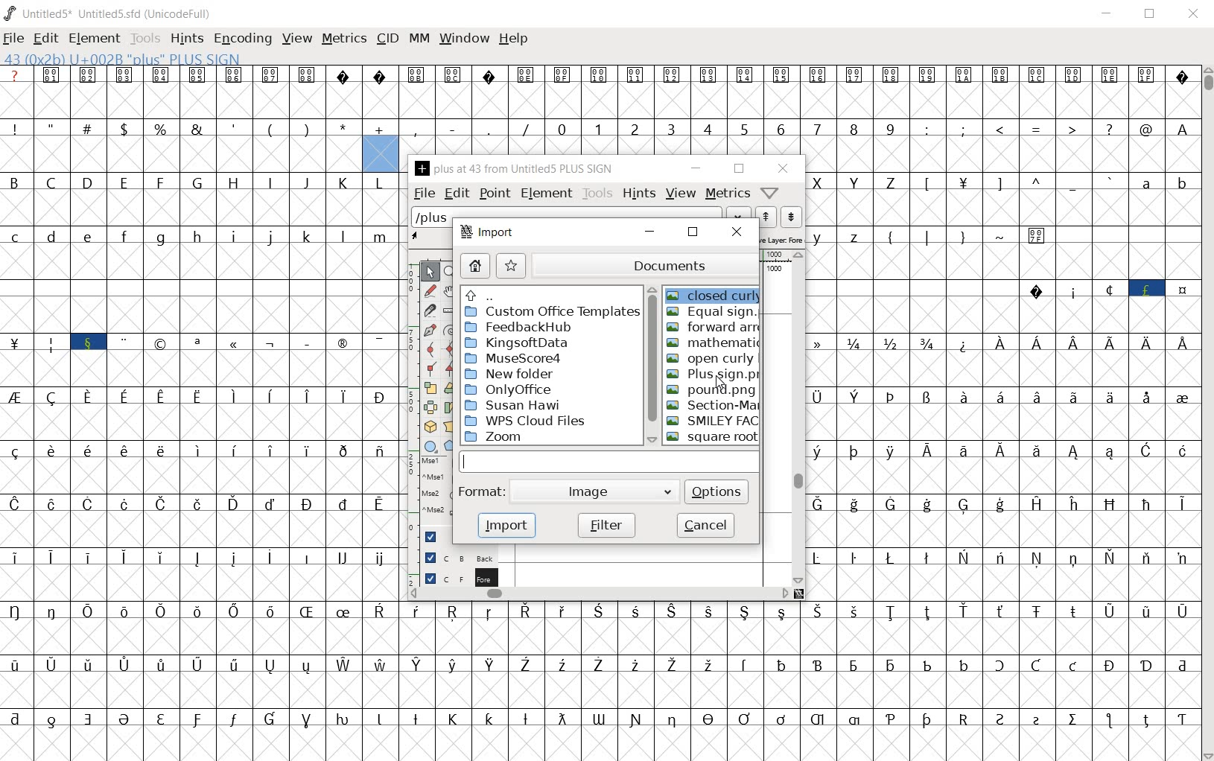 The height and width of the screenshot is (761, 1214). What do you see at coordinates (913, 308) in the screenshot?
I see `` at bounding box center [913, 308].